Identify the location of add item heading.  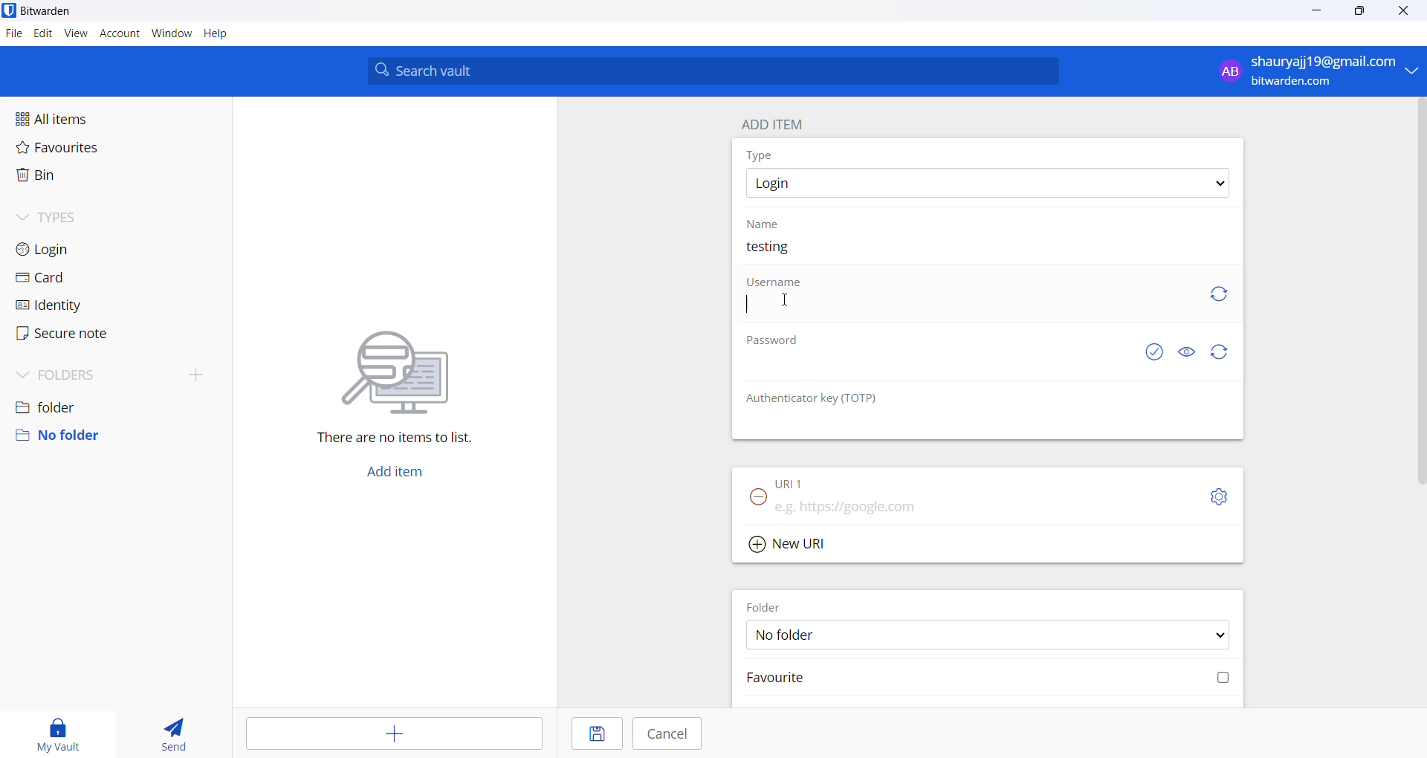
(773, 120).